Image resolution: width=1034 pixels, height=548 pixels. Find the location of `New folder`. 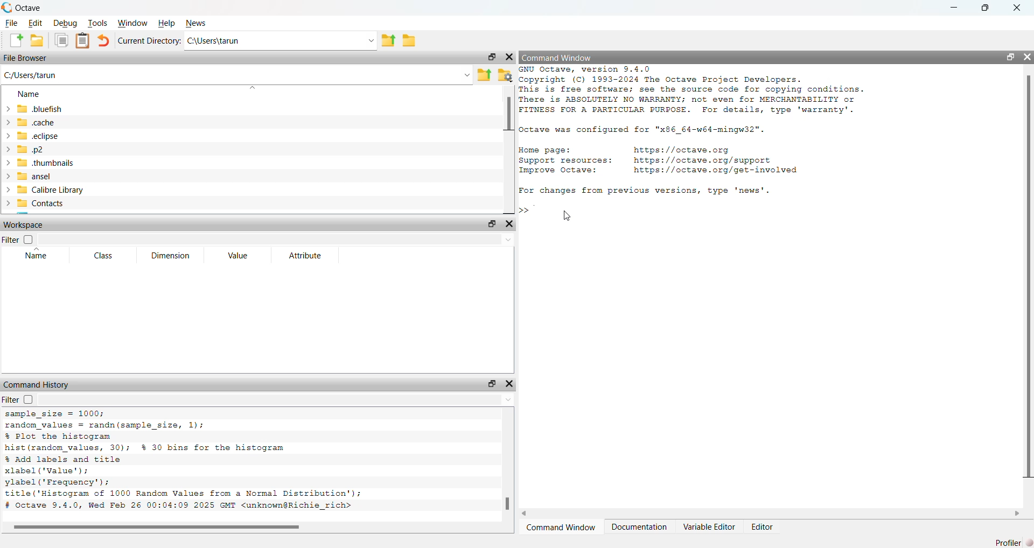

New folder is located at coordinates (37, 40).